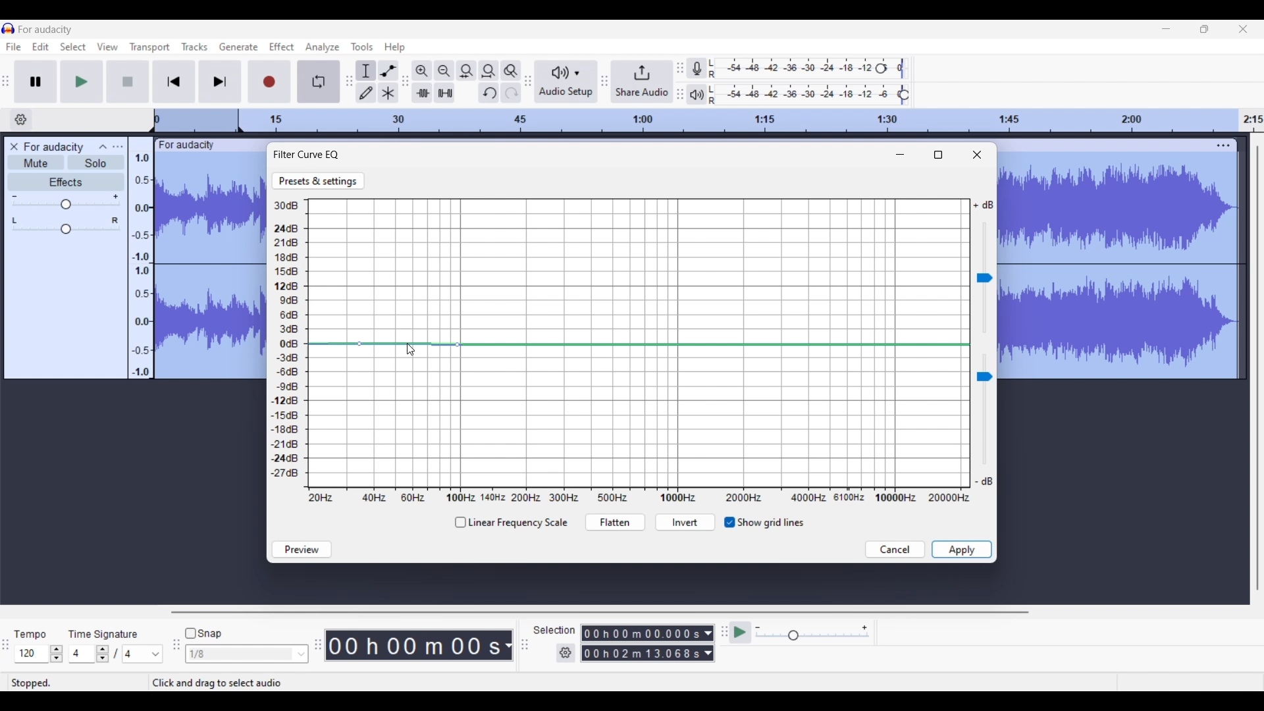  What do you see at coordinates (203, 633) in the screenshot?
I see `Snap toggle` at bounding box center [203, 633].